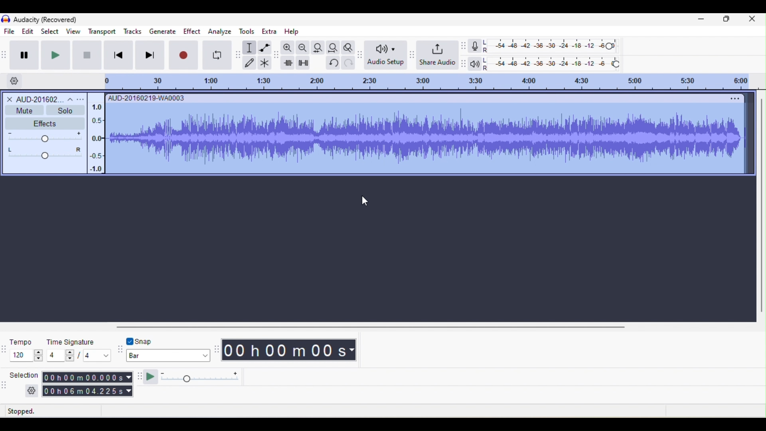 The width and height of the screenshot is (766, 431). I want to click on tempo, so click(26, 349).